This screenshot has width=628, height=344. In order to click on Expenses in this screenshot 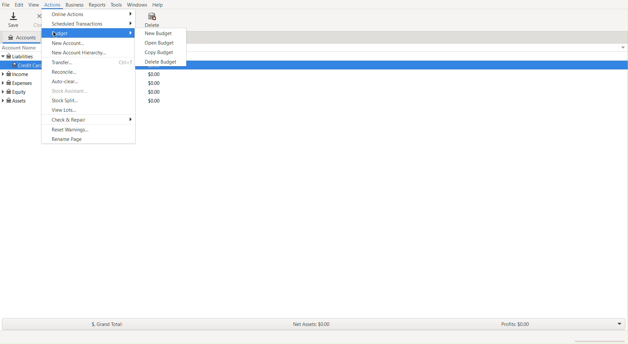, I will do `click(18, 83)`.